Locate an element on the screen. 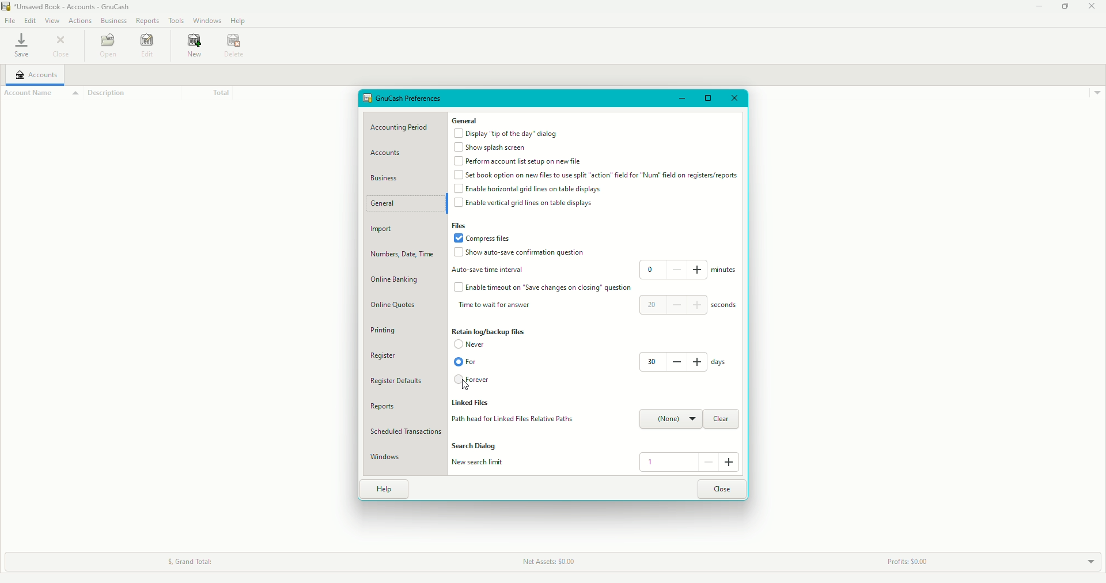 The width and height of the screenshot is (1106, 583). General is located at coordinates (390, 205).